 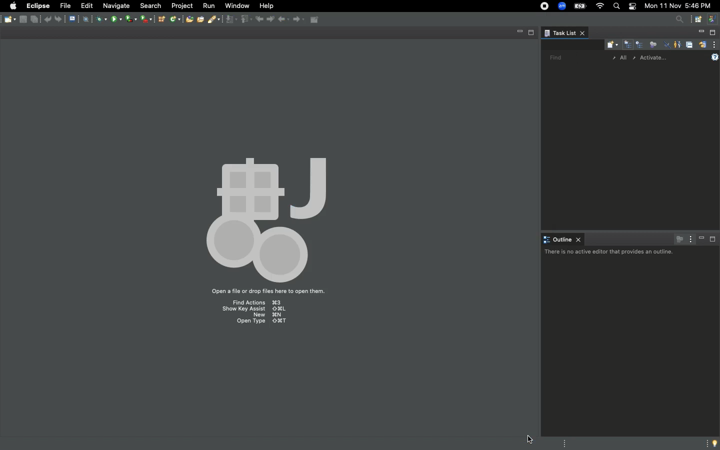 What do you see at coordinates (174, 19) in the screenshot?
I see `Network` at bounding box center [174, 19].